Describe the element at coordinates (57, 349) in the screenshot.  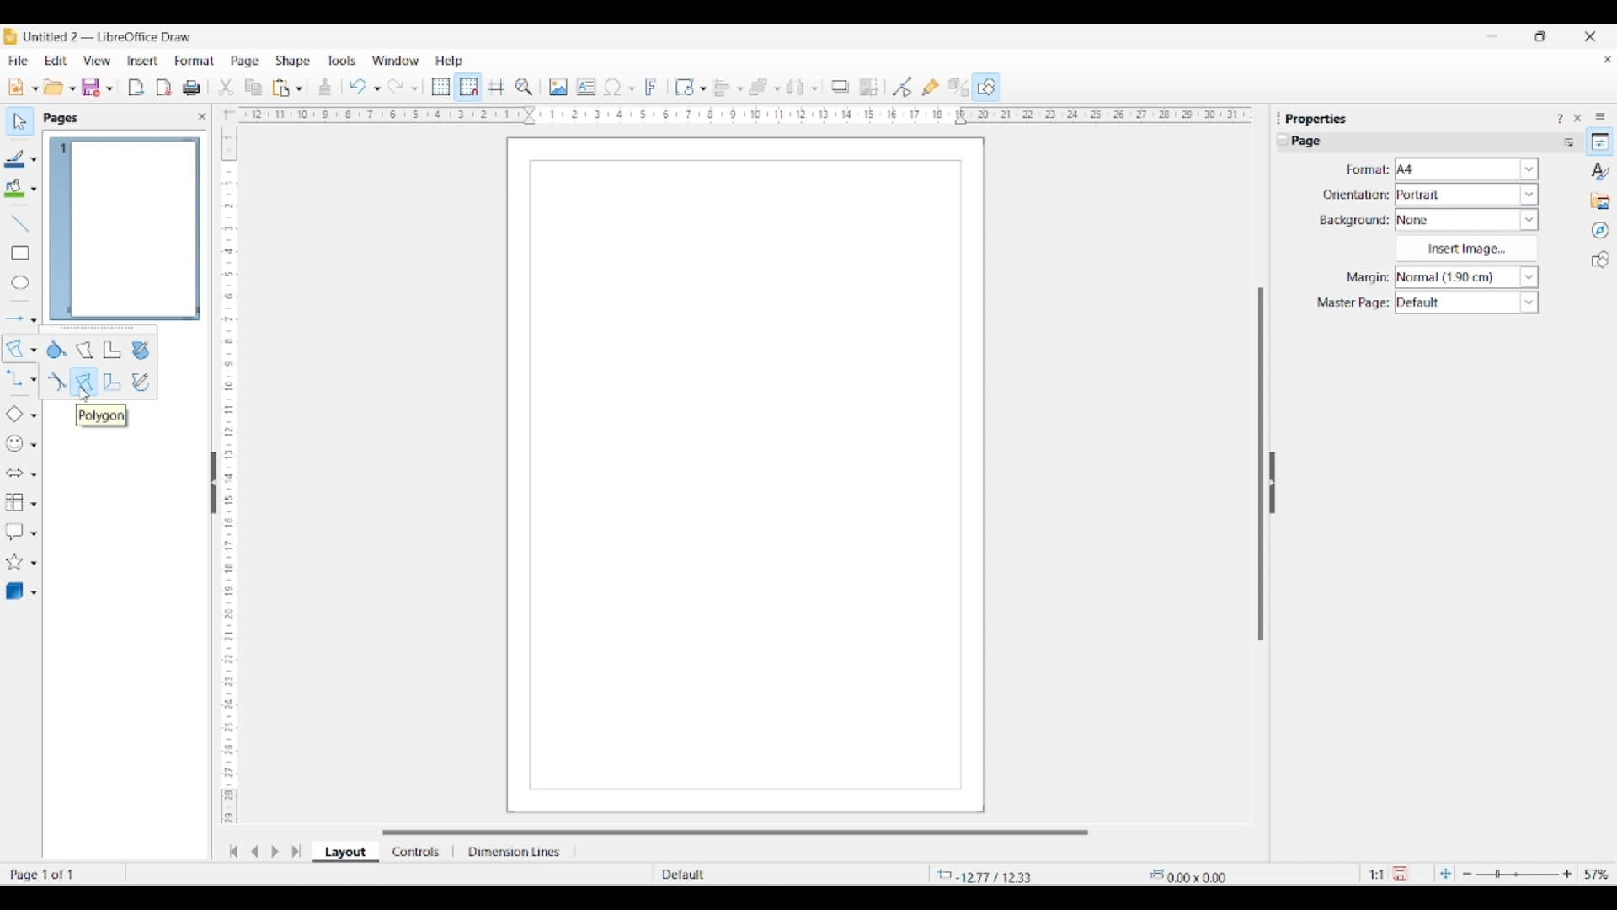
I see `Curve filled` at that location.